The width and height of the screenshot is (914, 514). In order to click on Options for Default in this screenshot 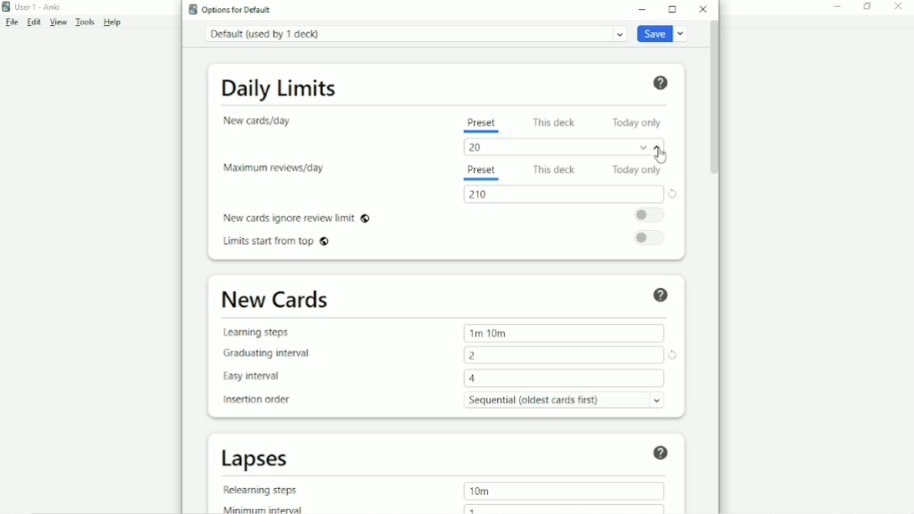, I will do `click(231, 9)`.